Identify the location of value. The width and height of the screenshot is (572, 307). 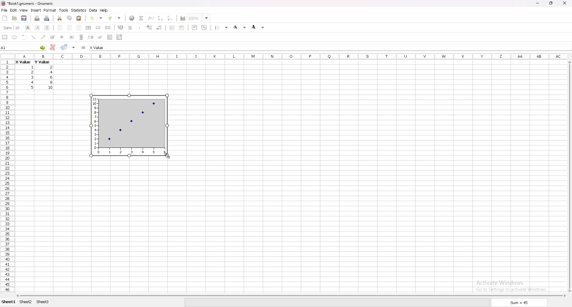
(33, 82).